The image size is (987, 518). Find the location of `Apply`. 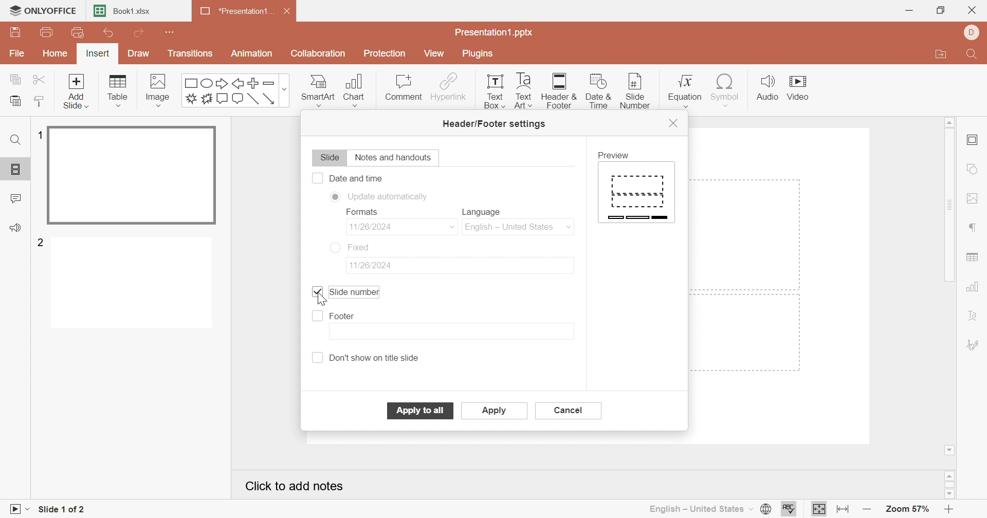

Apply is located at coordinates (421, 410).